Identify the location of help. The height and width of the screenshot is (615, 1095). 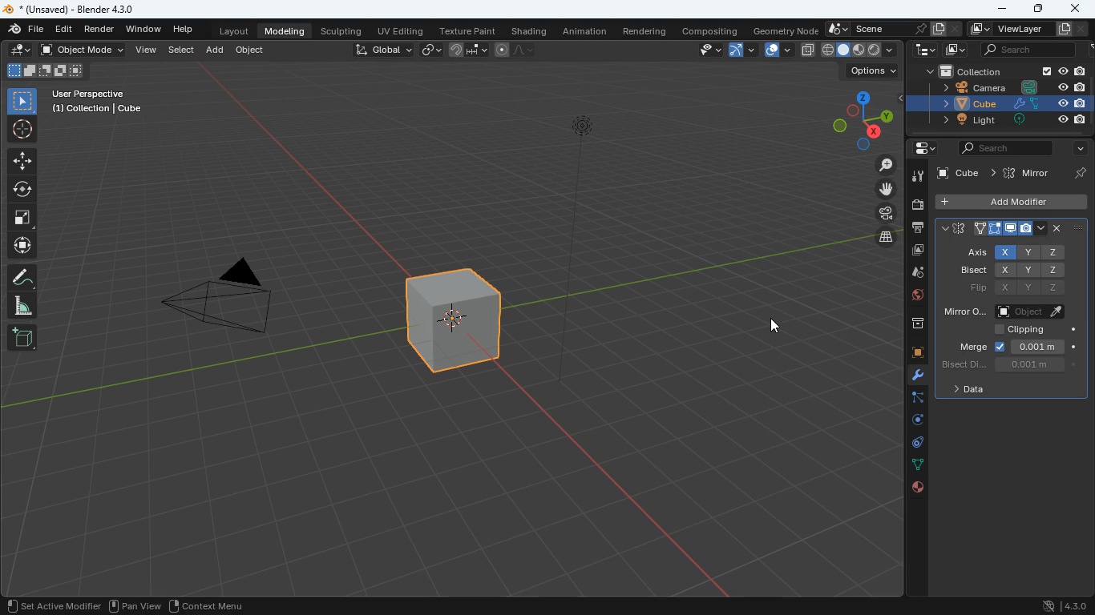
(182, 28).